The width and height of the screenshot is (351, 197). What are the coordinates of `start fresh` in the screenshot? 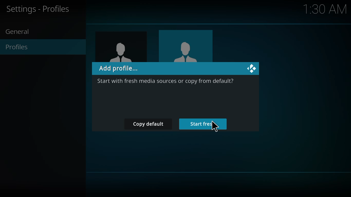 It's located at (204, 124).